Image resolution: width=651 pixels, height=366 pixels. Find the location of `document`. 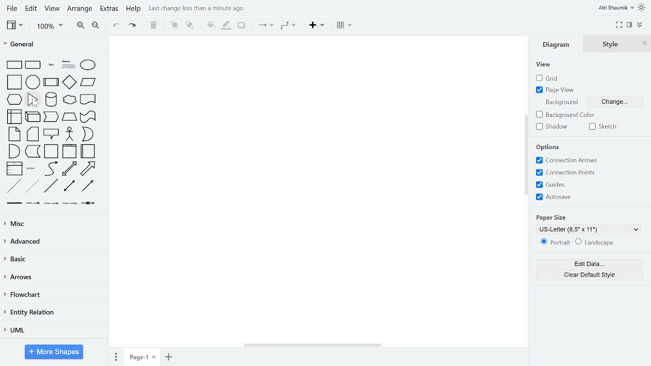

document is located at coordinates (88, 99).